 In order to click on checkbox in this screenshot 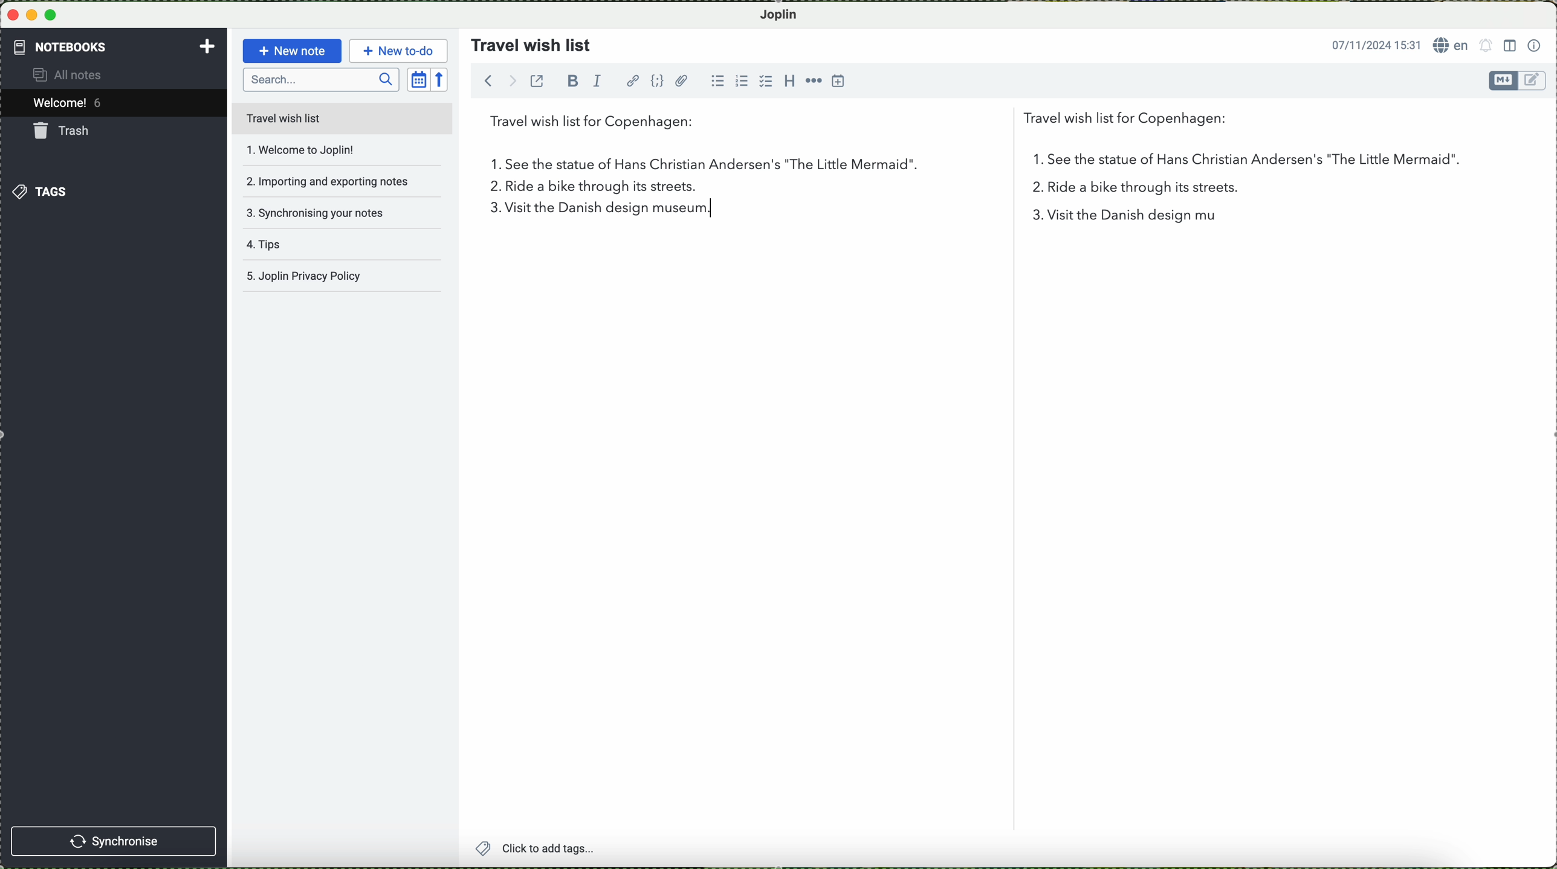, I will do `click(764, 81)`.